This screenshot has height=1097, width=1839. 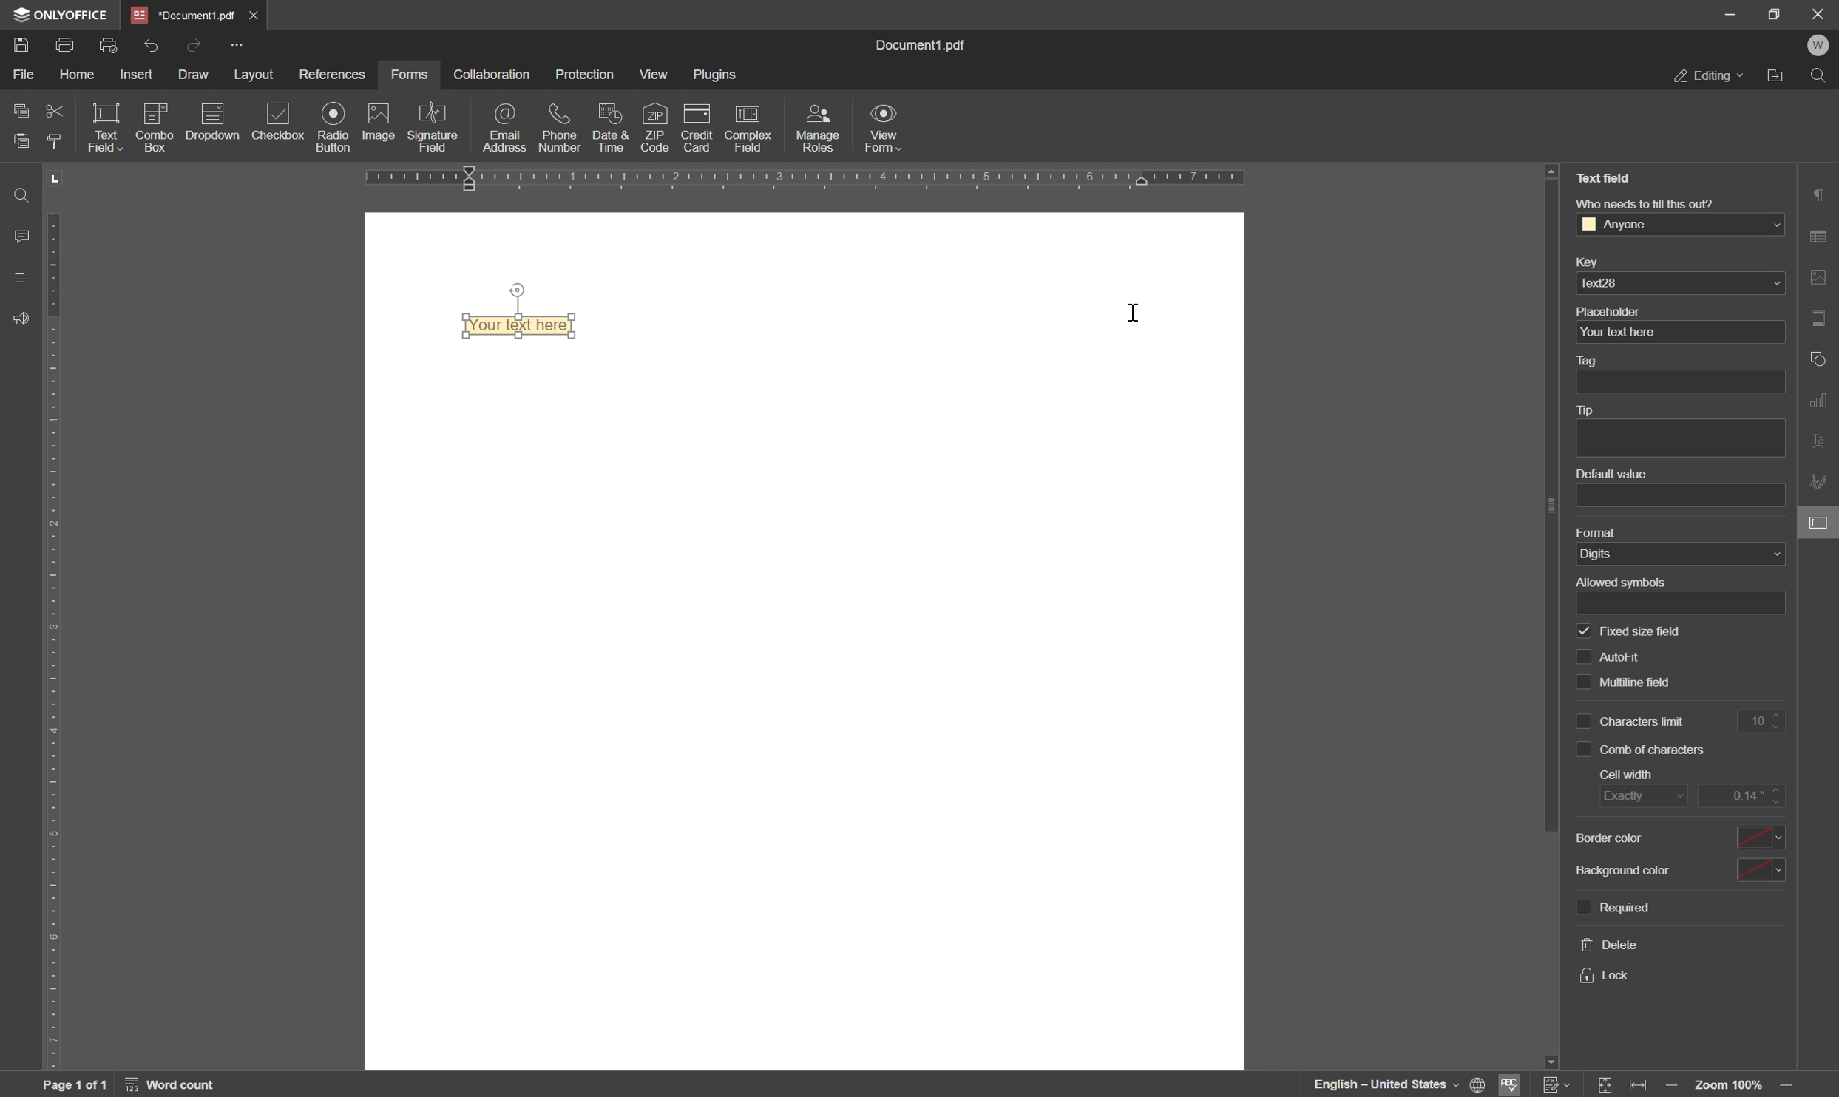 I want to click on scroll bar, so click(x=1551, y=507).